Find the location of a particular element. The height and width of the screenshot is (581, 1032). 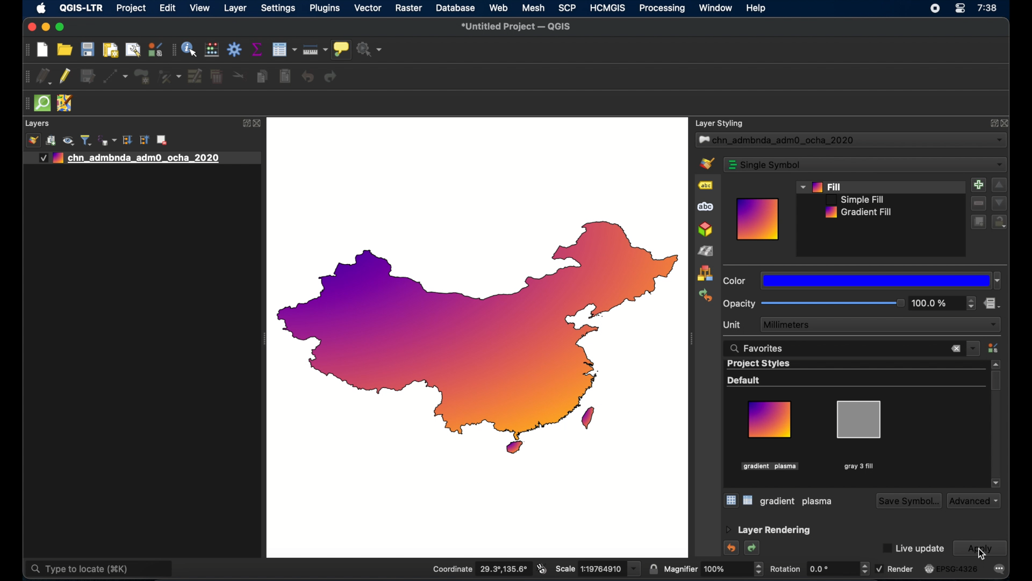

show map tips is located at coordinates (341, 49).